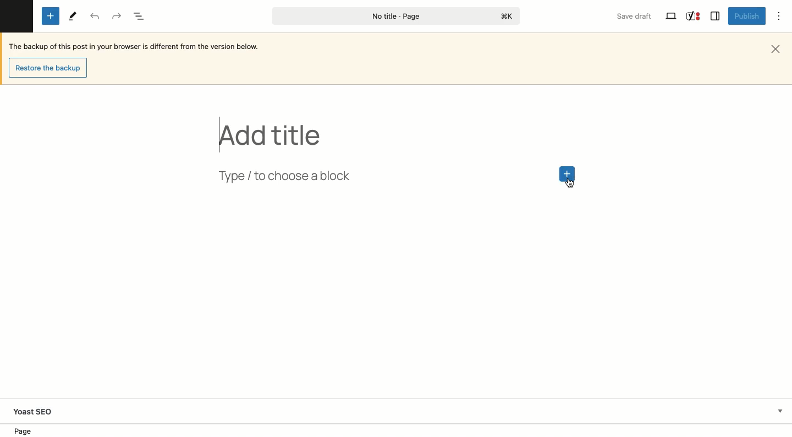 The height and width of the screenshot is (437, 792). I want to click on Redo, so click(119, 15).